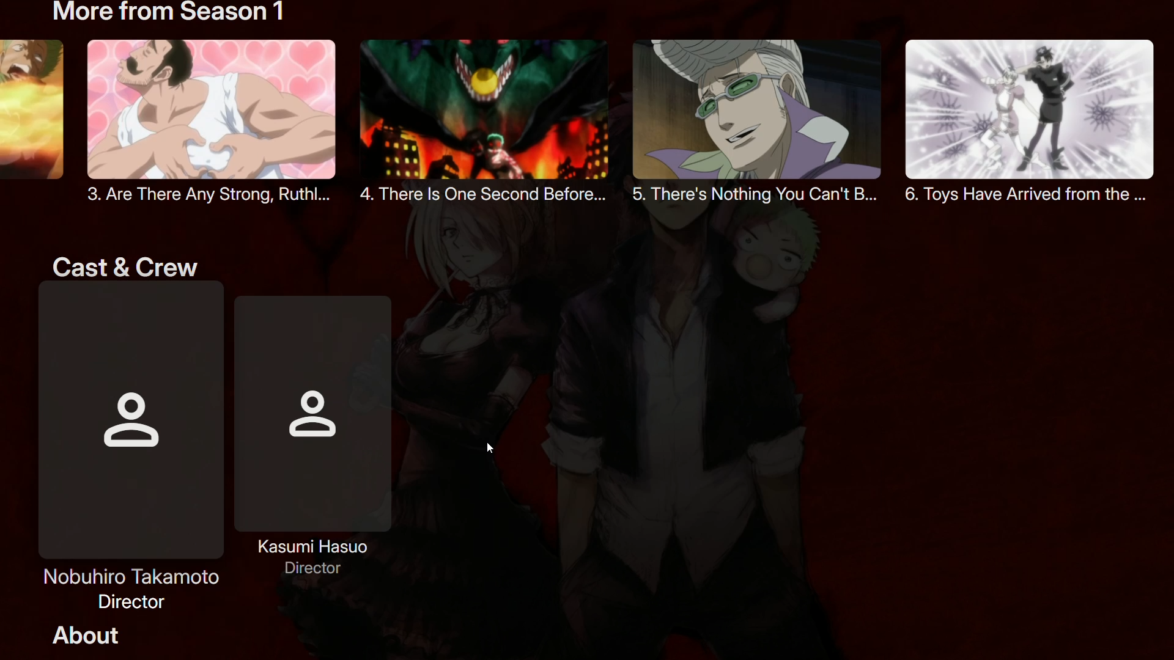 The width and height of the screenshot is (1174, 660). Describe the element at coordinates (205, 125) in the screenshot. I see `Are there any strong ruthless` at that location.